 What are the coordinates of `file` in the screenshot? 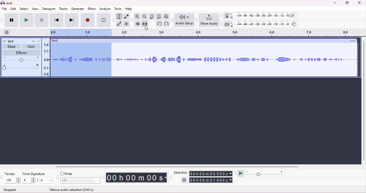 It's located at (4, 9).